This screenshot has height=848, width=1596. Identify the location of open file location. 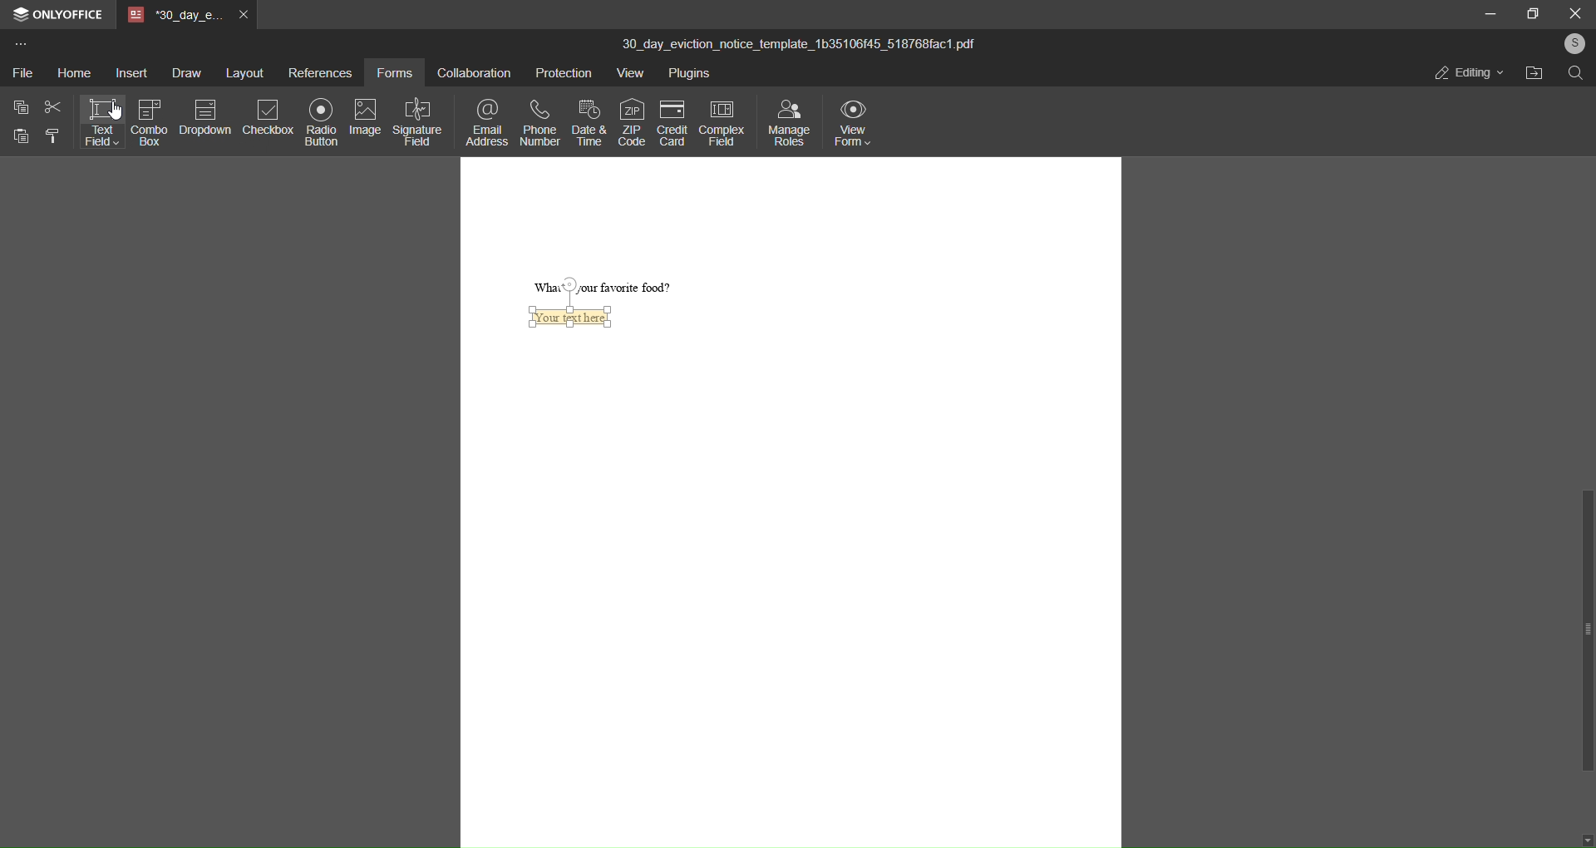
(1530, 72).